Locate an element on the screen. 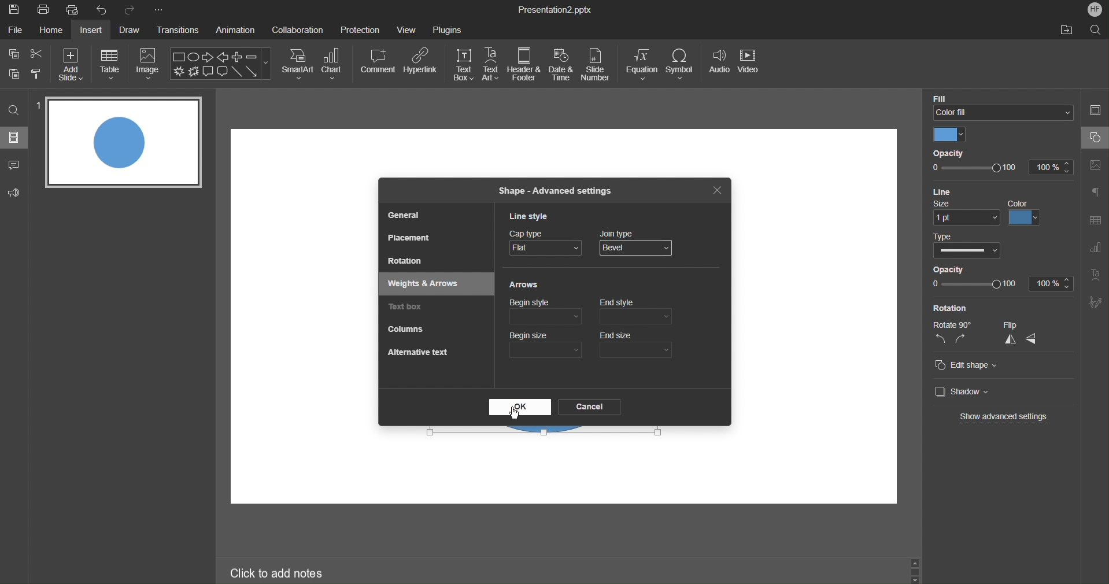 This screenshot has width=1109, height=584. Opacity is located at coordinates (949, 269).